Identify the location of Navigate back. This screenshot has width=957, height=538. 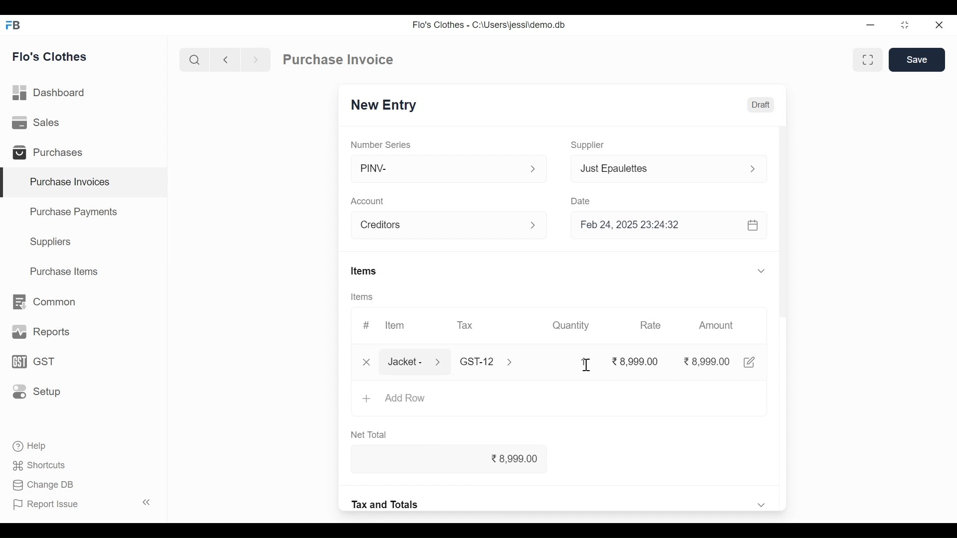
(223, 60).